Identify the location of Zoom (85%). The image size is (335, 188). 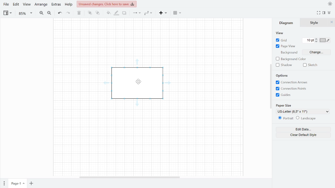
(25, 14).